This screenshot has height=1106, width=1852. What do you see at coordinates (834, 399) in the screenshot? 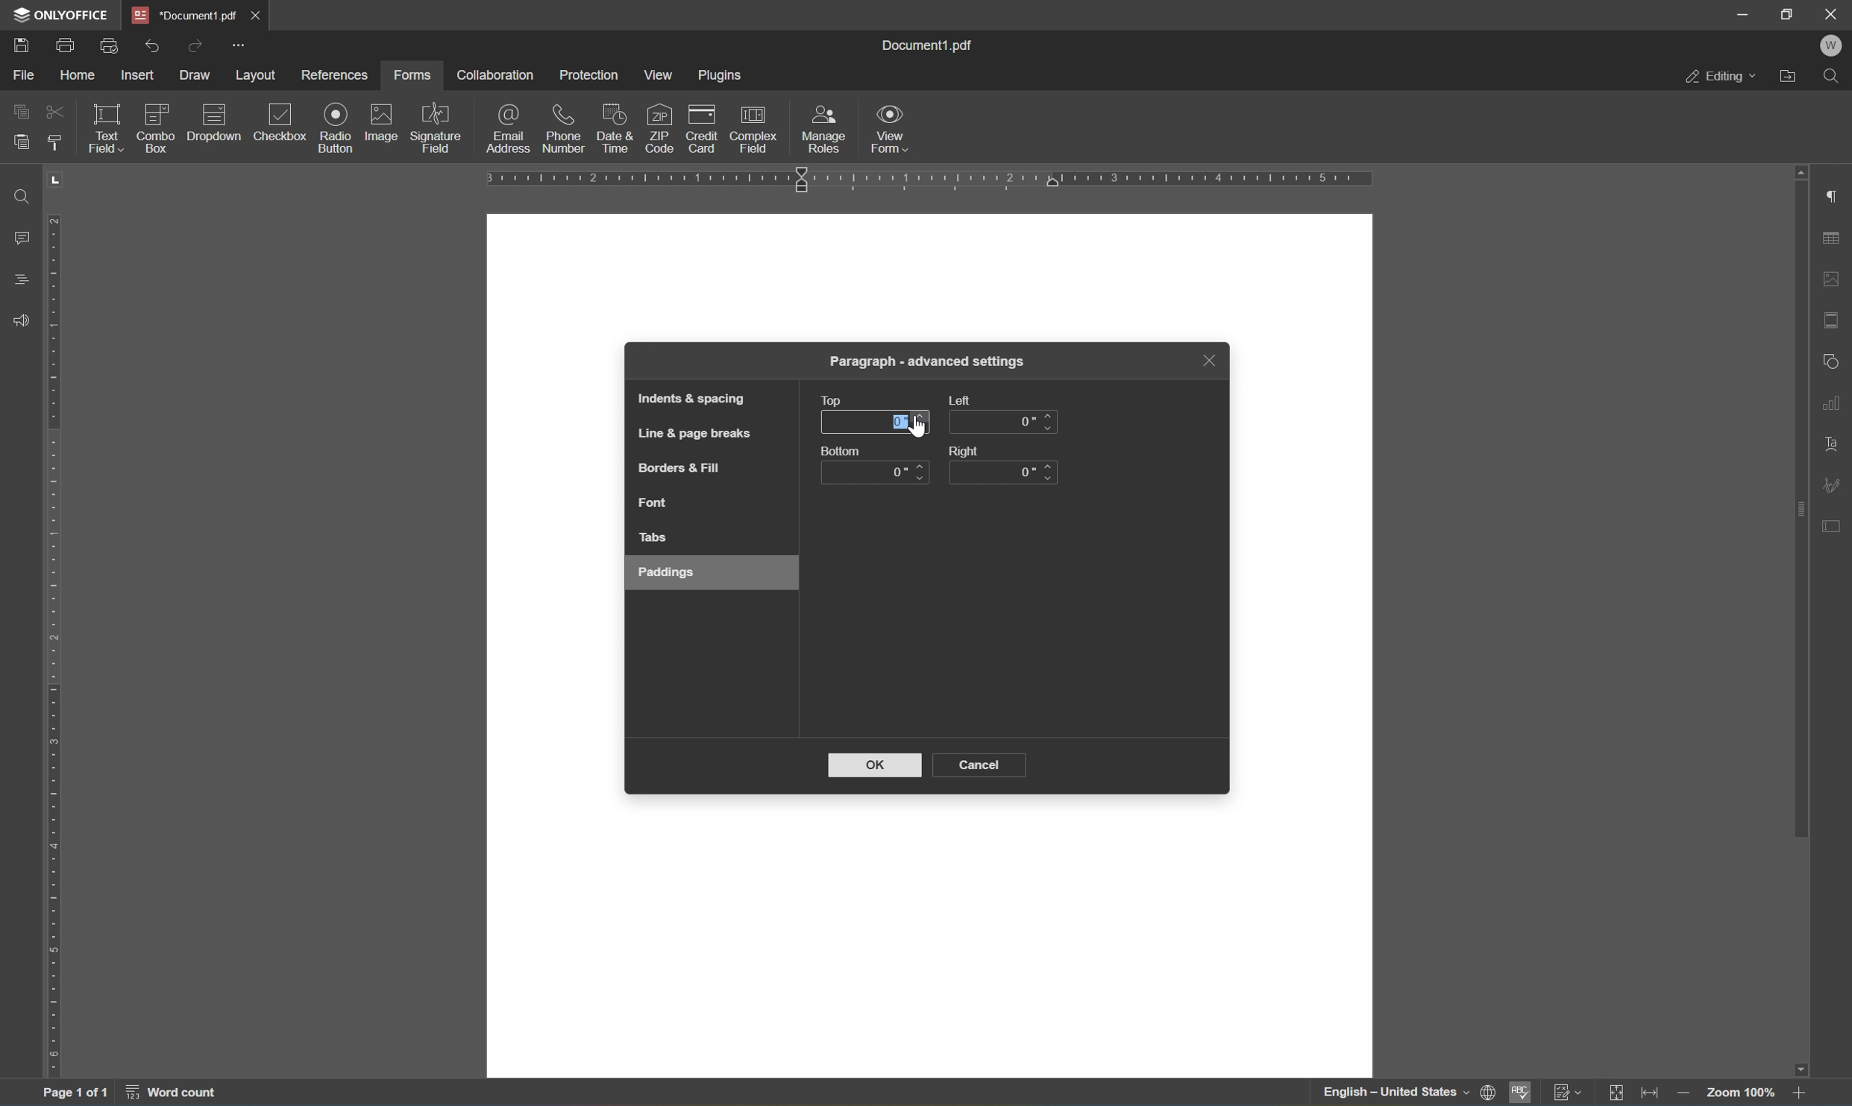
I see `top` at bounding box center [834, 399].